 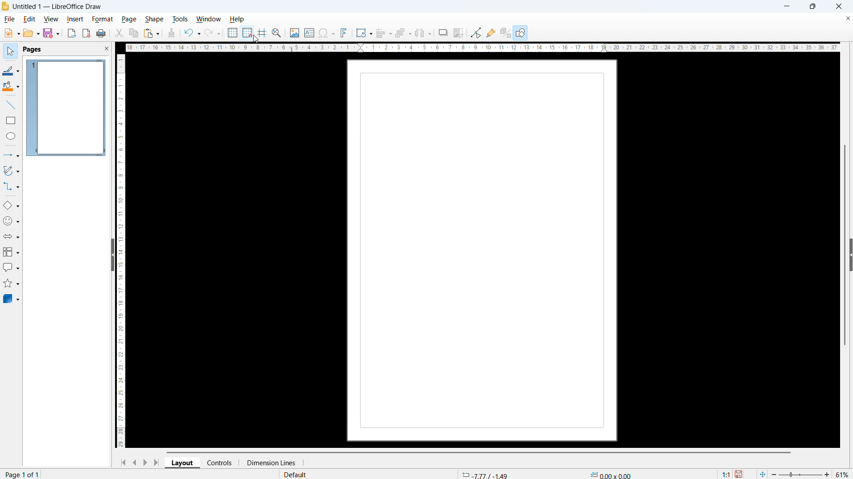 What do you see at coordinates (11, 206) in the screenshot?
I see `basic shapes` at bounding box center [11, 206].